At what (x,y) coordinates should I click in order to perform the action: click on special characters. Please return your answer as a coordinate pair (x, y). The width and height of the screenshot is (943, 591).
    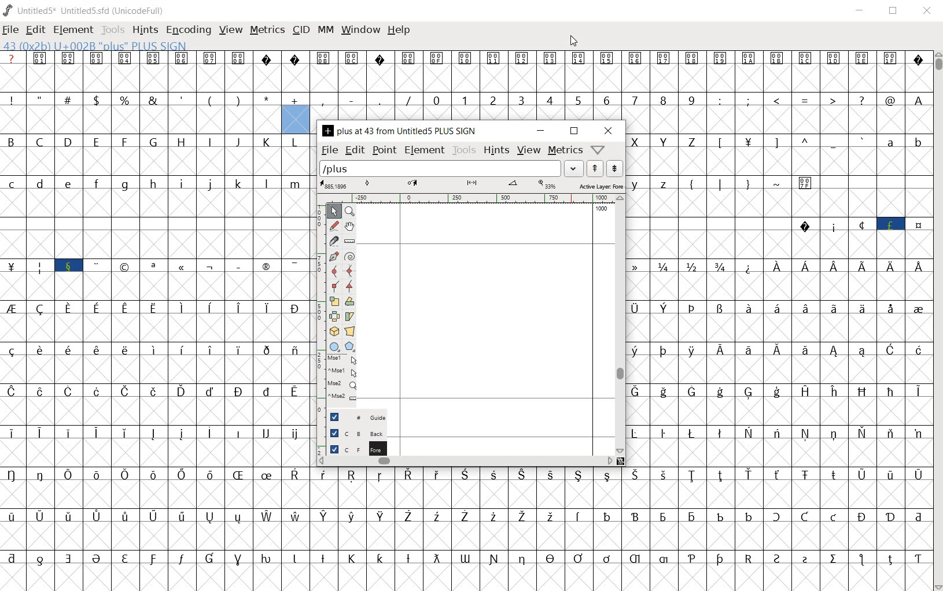
    Looking at the image, I should click on (749, 196).